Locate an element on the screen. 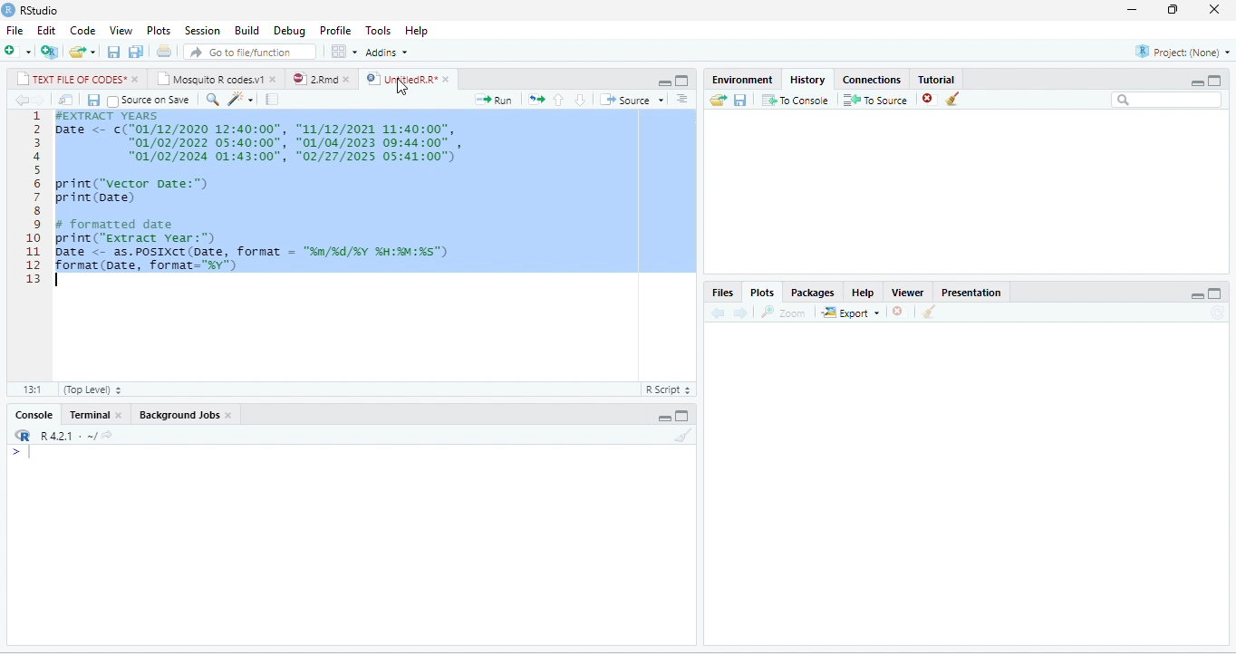 This screenshot has width=1236, height=654. cursor is located at coordinates (401, 86).